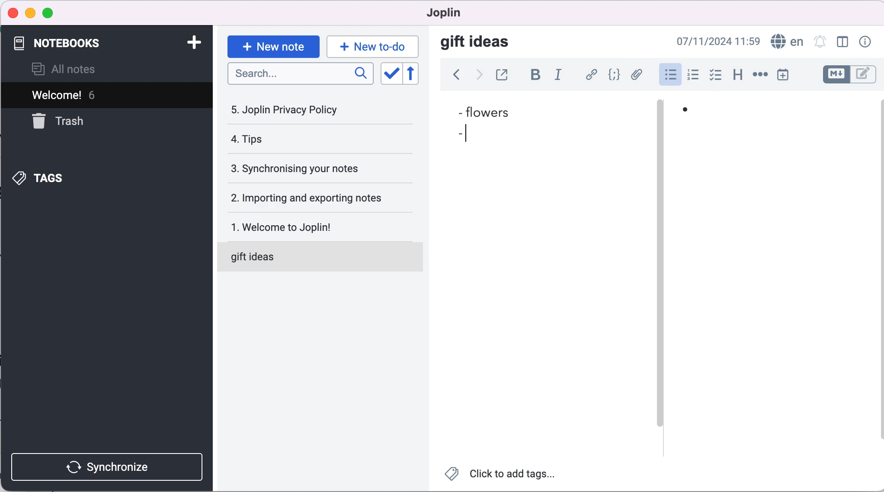  Describe the element at coordinates (314, 227) in the screenshot. I see `welcome to joplin!` at that location.